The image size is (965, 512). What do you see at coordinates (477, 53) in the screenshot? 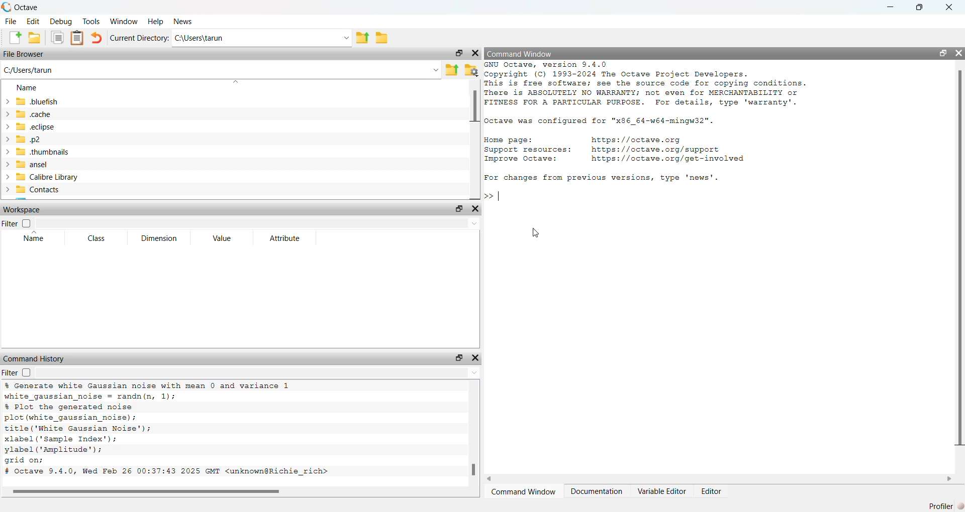
I see `close` at bounding box center [477, 53].